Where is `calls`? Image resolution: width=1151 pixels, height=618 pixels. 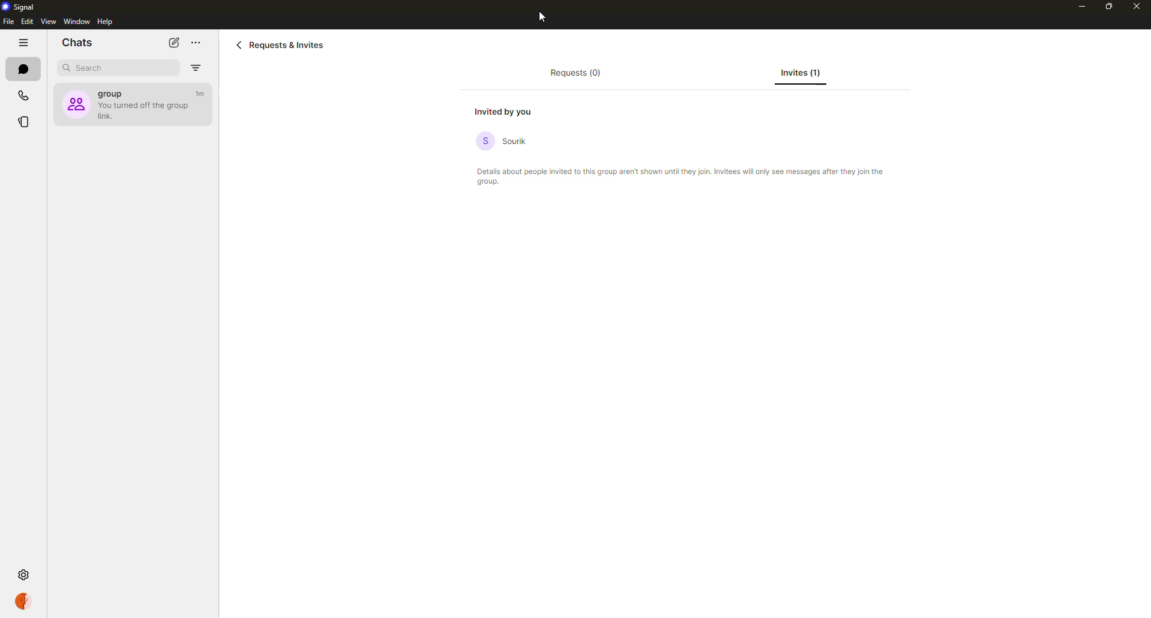
calls is located at coordinates (22, 96).